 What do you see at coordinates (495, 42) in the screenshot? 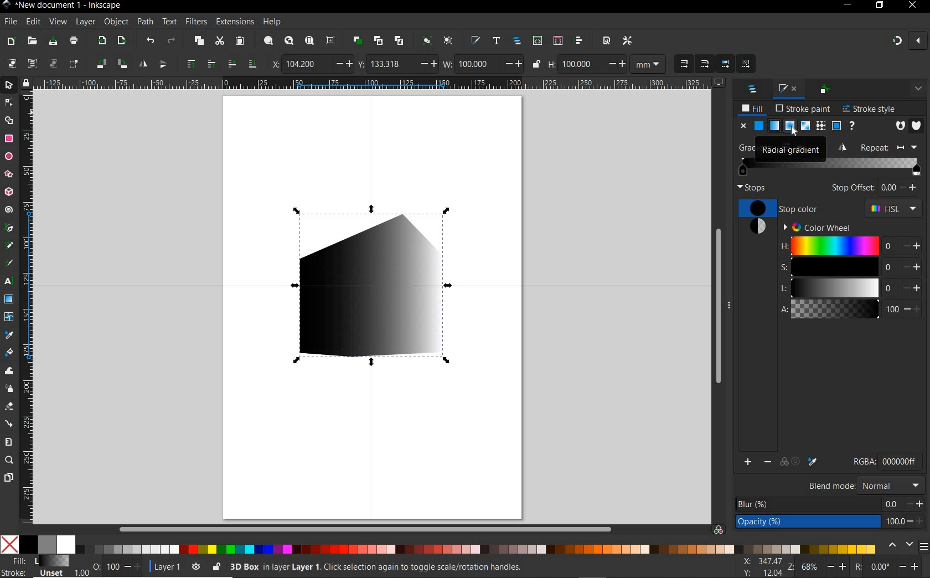
I see `OPEN TEXT` at bounding box center [495, 42].